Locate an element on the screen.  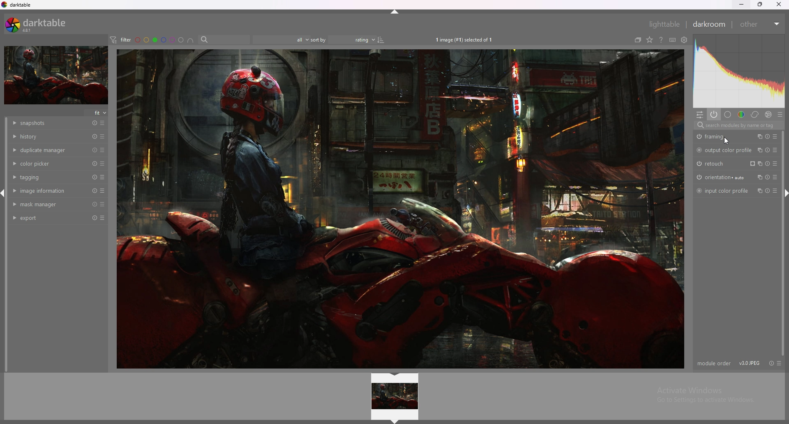
reset is located at coordinates (768, 177).